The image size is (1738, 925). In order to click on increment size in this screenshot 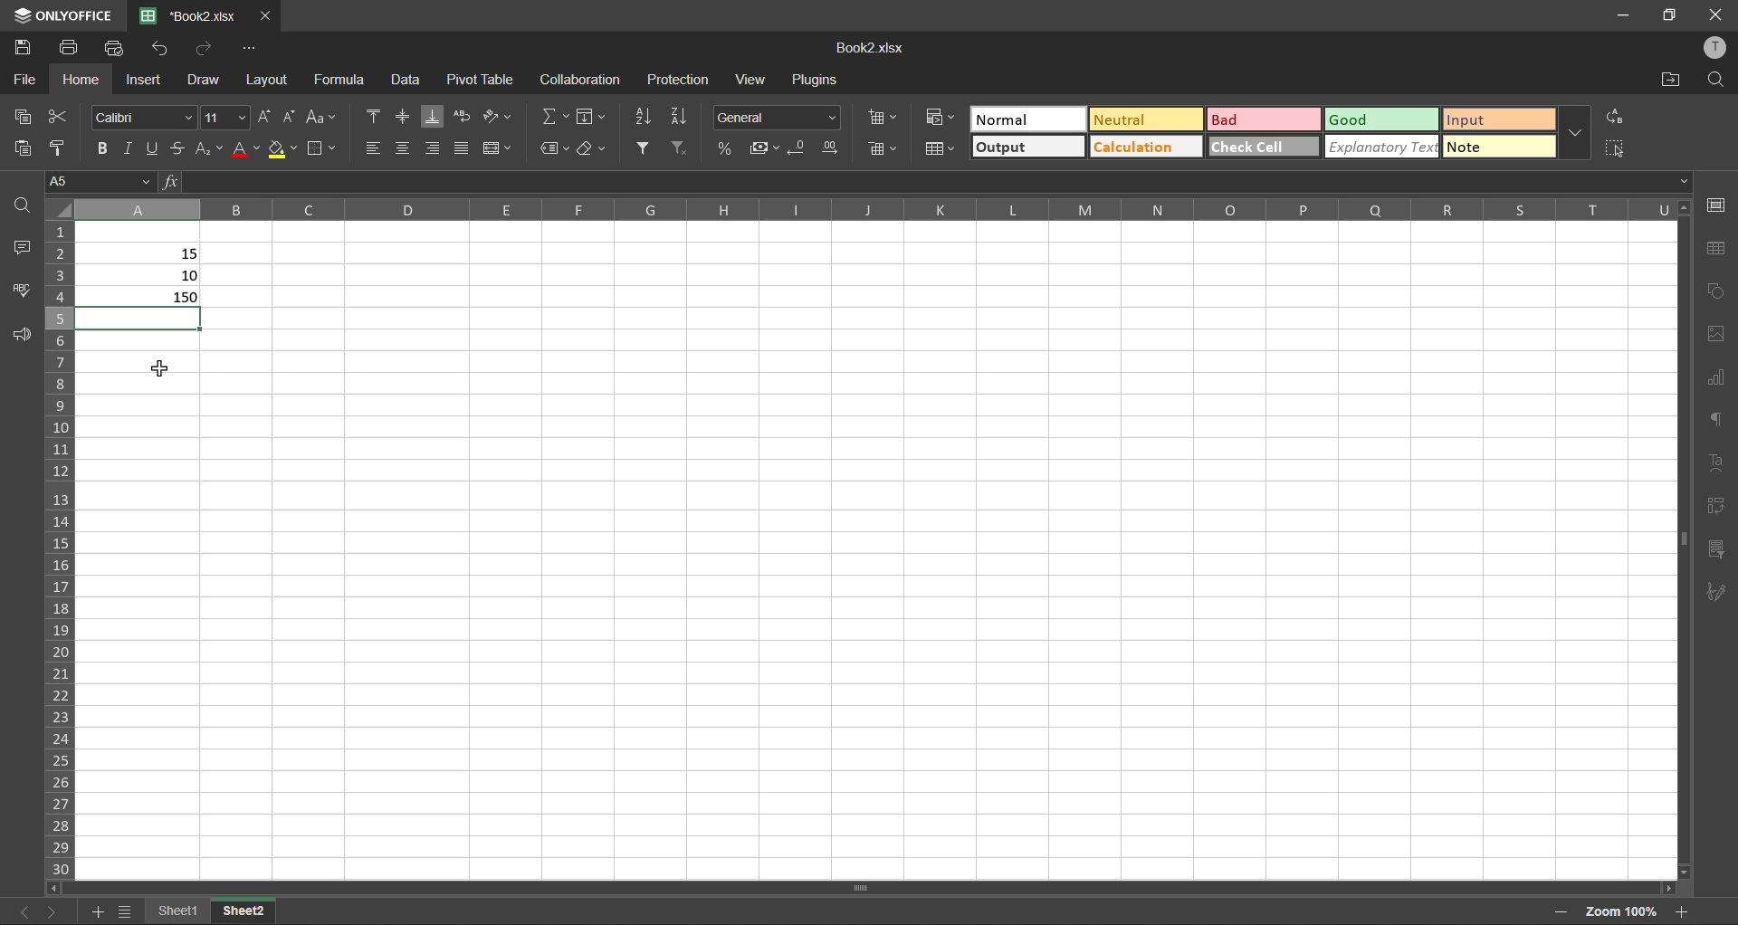, I will do `click(264, 116)`.